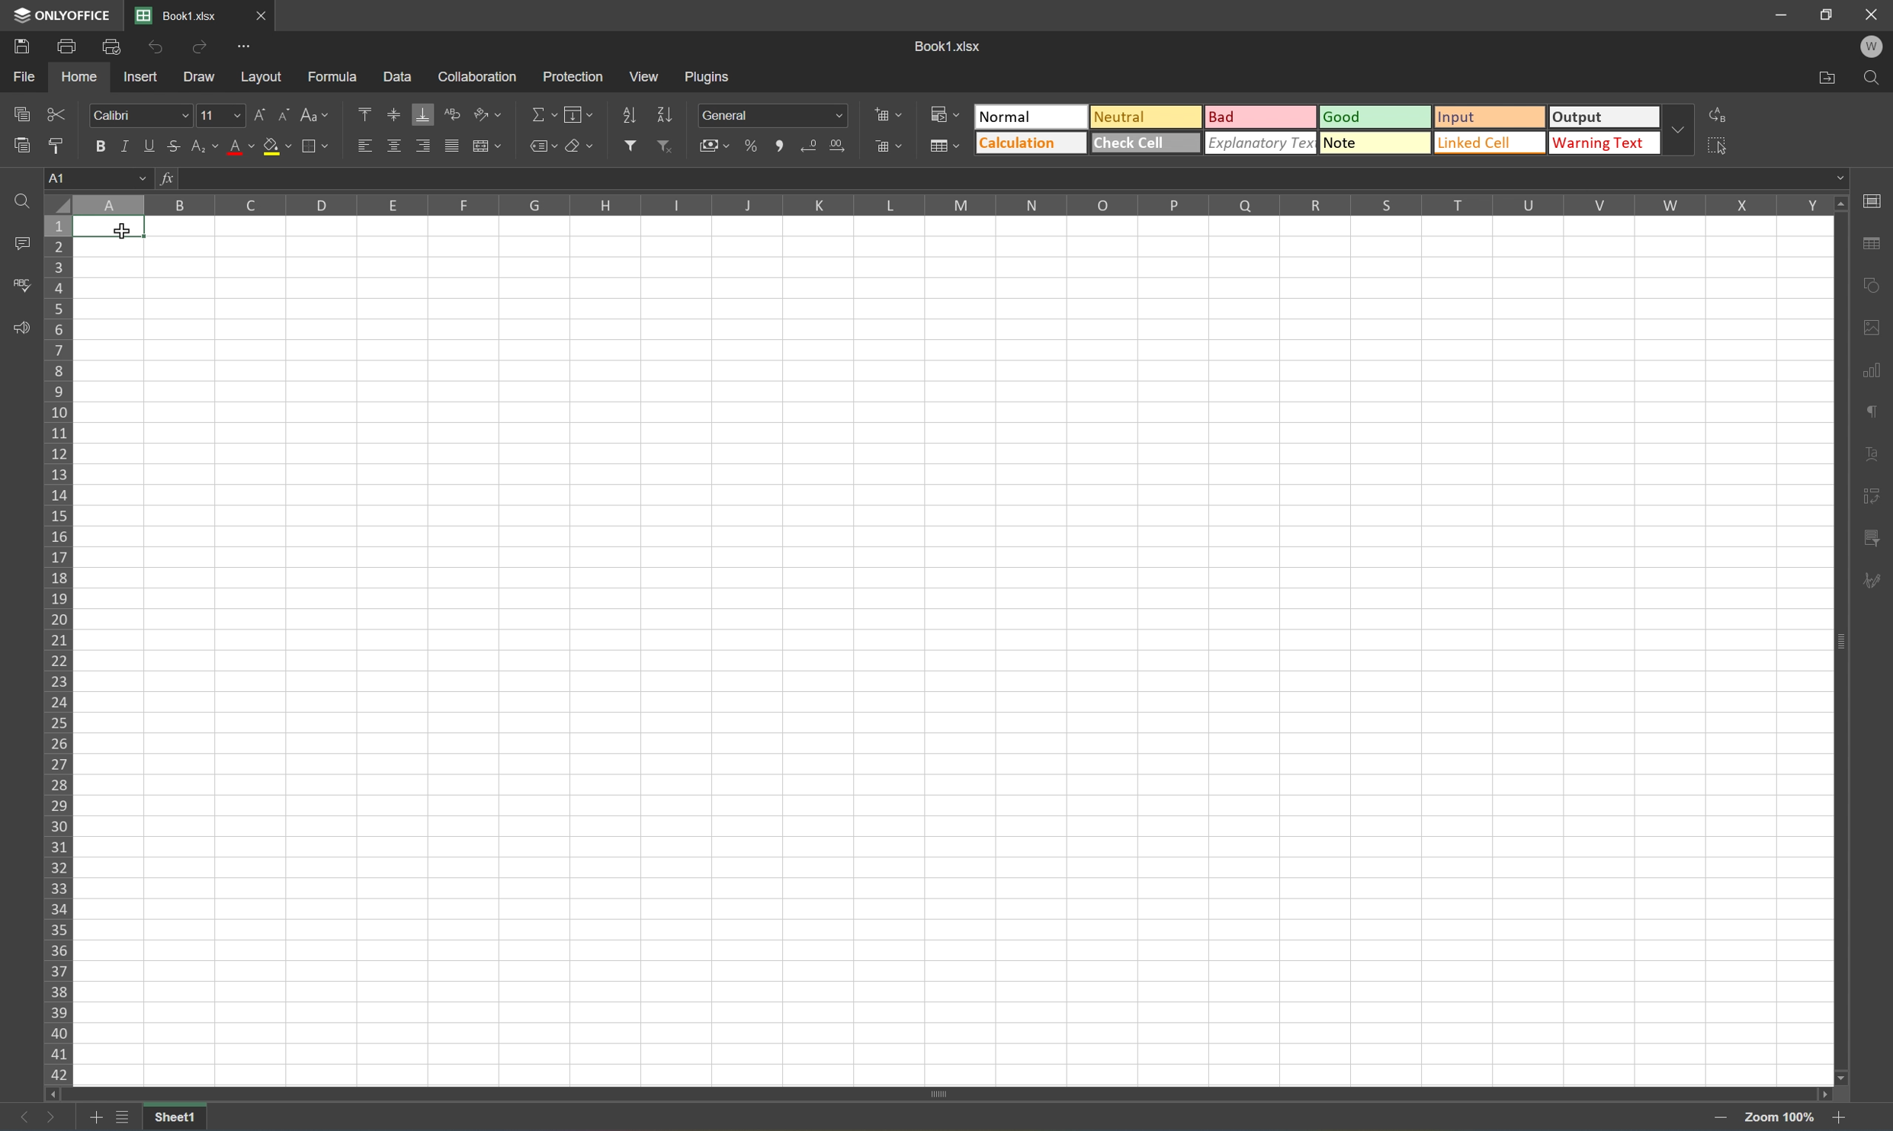 This screenshot has height=1131, width=1893. Describe the element at coordinates (201, 50) in the screenshot. I see `Redo` at that location.